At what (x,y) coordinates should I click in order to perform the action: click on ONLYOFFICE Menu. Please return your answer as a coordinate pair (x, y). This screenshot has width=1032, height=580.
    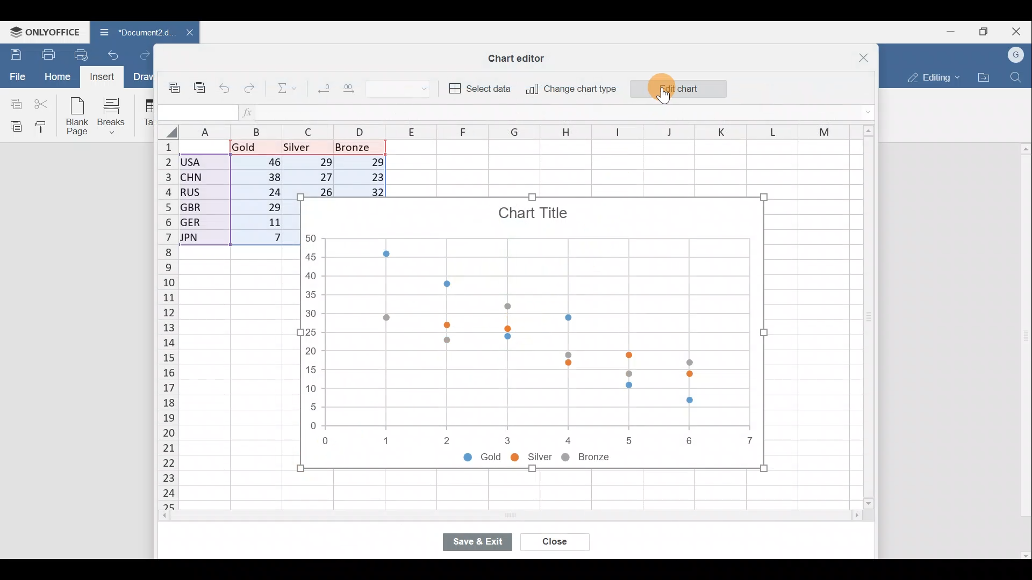
    Looking at the image, I should click on (44, 32).